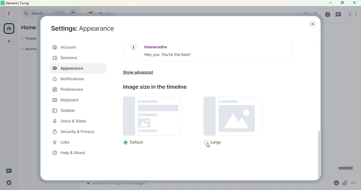  What do you see at coordinates (77, 48) in the screenshot?
I see `Account` at bounding box center [77, 48].